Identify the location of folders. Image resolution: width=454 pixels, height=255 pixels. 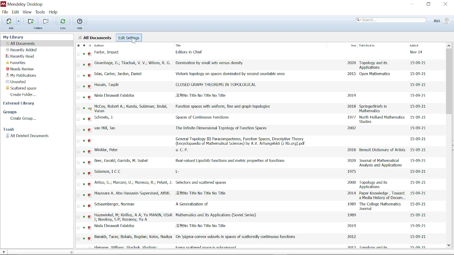
(39, 29).